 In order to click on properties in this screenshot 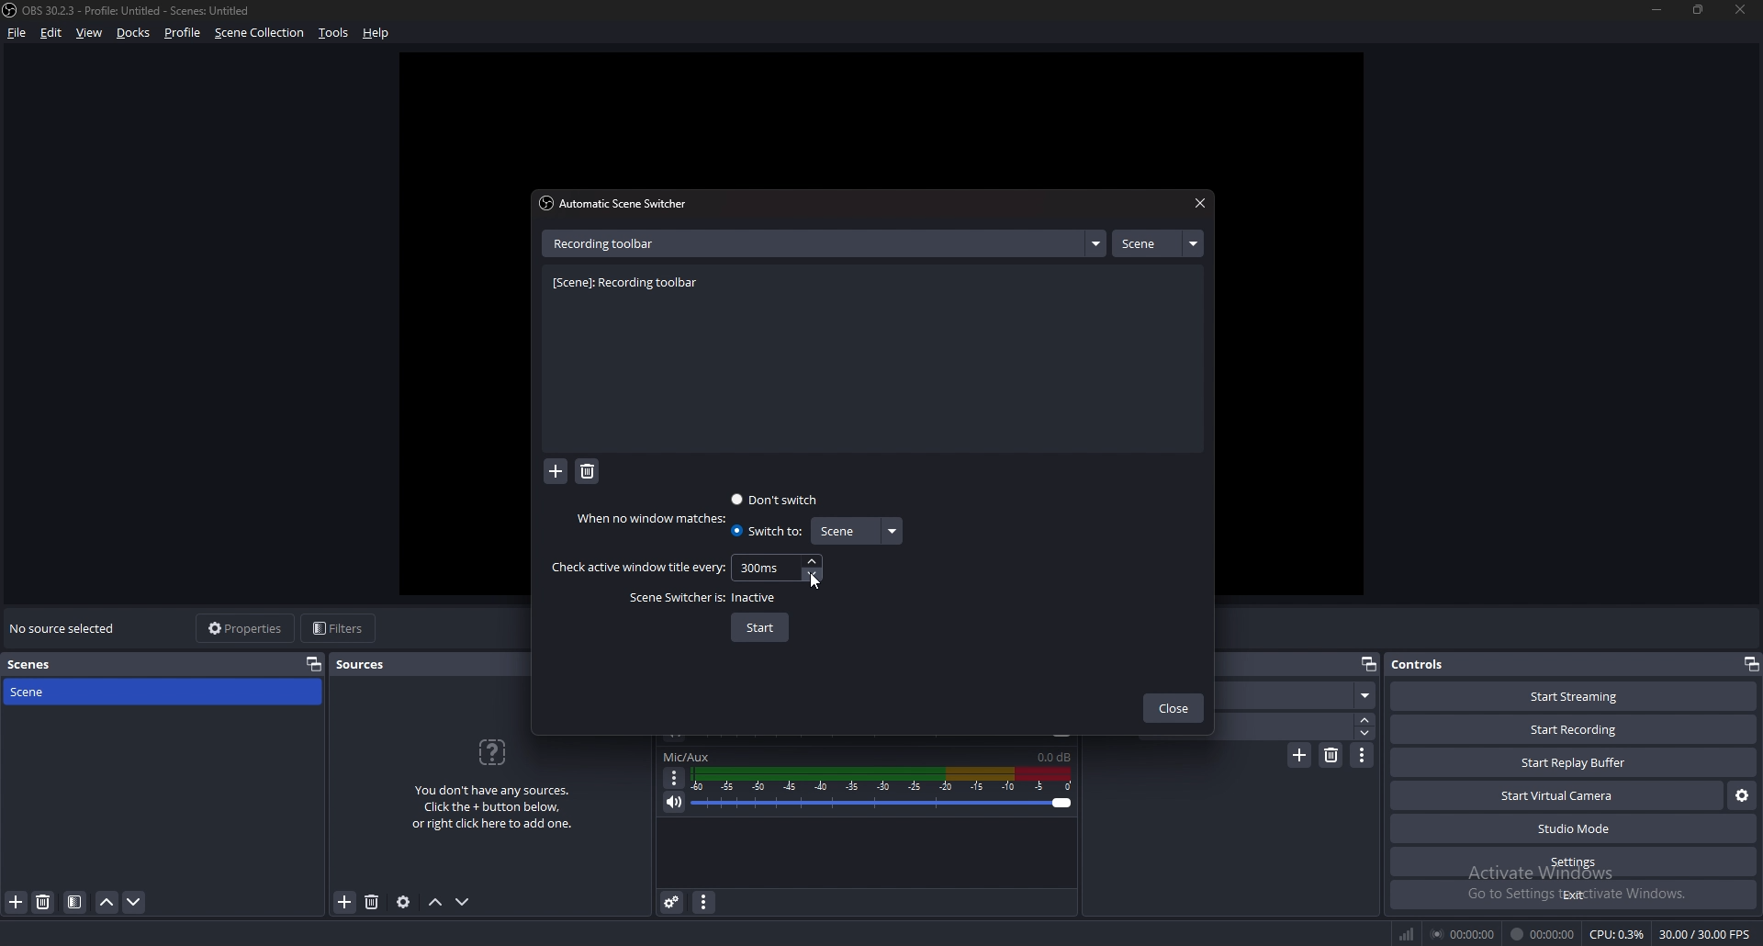, I will do `click(247, 628)`.